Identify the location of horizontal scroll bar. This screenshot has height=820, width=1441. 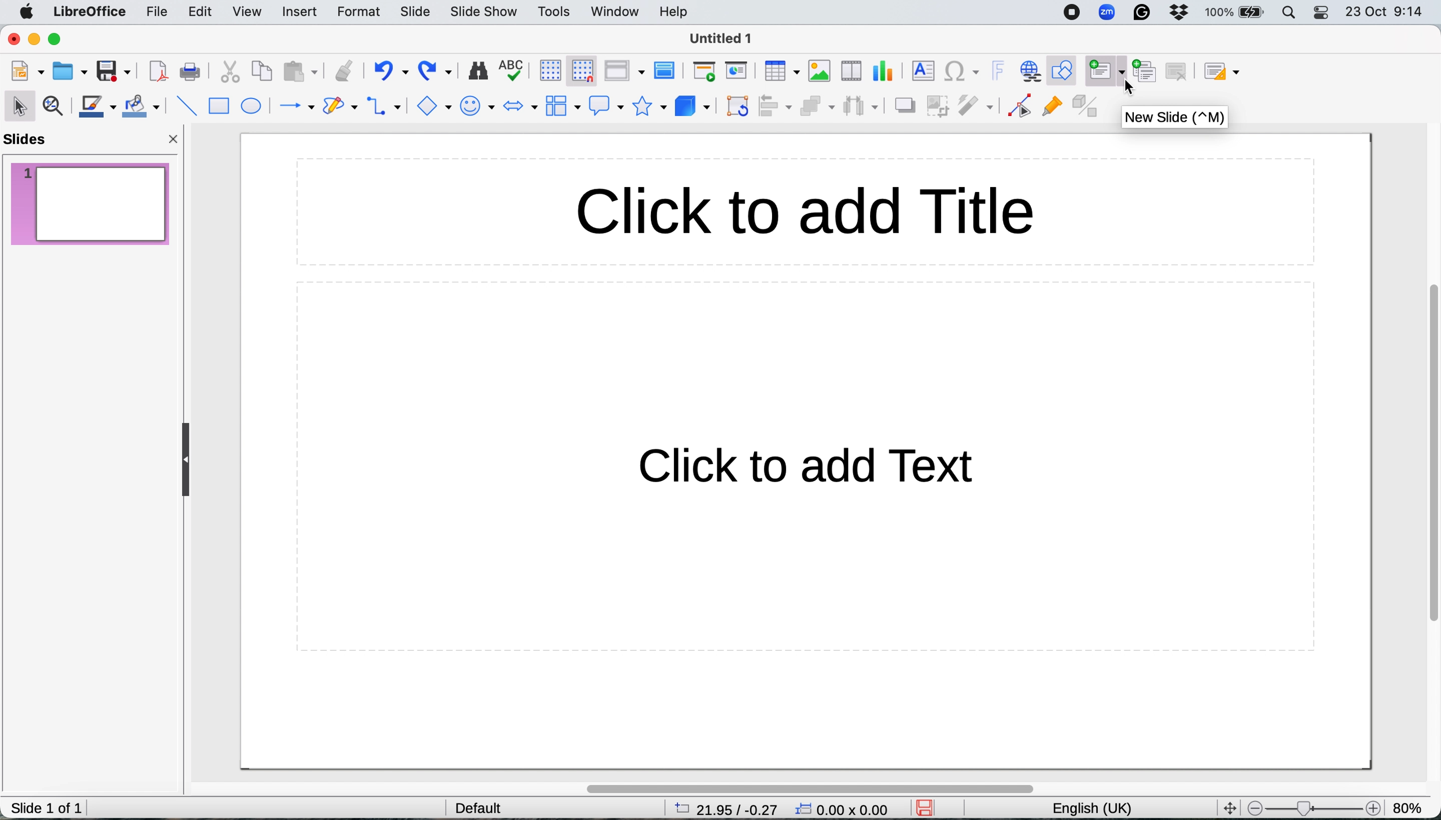
(832, 785).